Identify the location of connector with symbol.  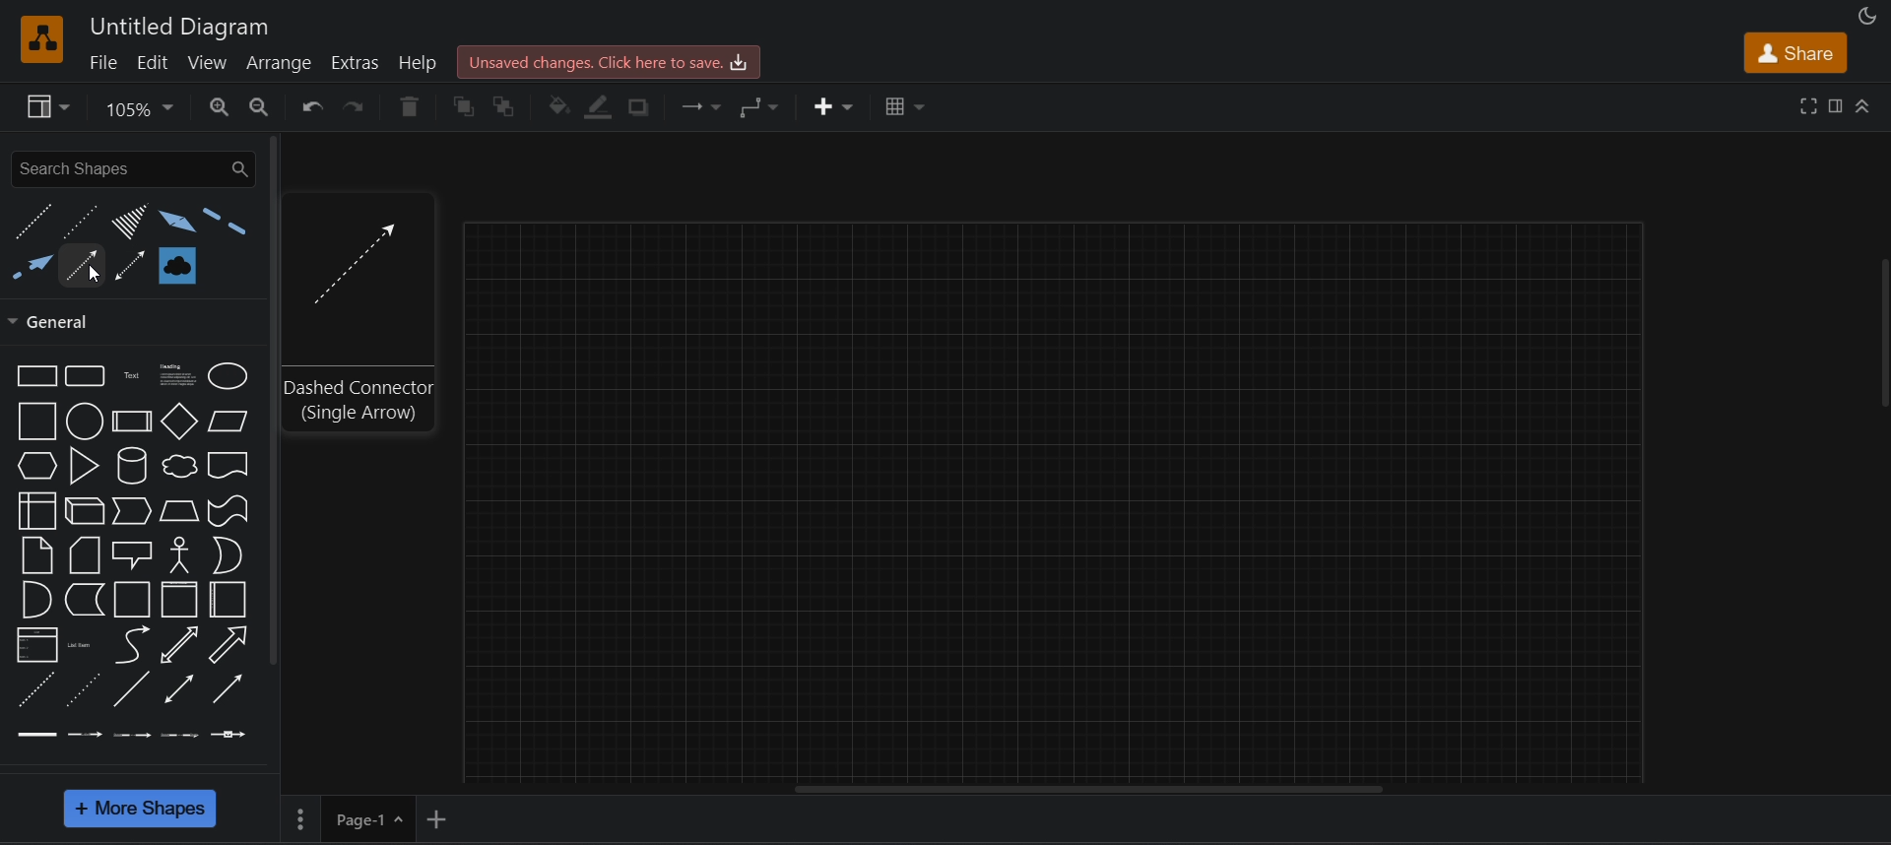
(230, 733).